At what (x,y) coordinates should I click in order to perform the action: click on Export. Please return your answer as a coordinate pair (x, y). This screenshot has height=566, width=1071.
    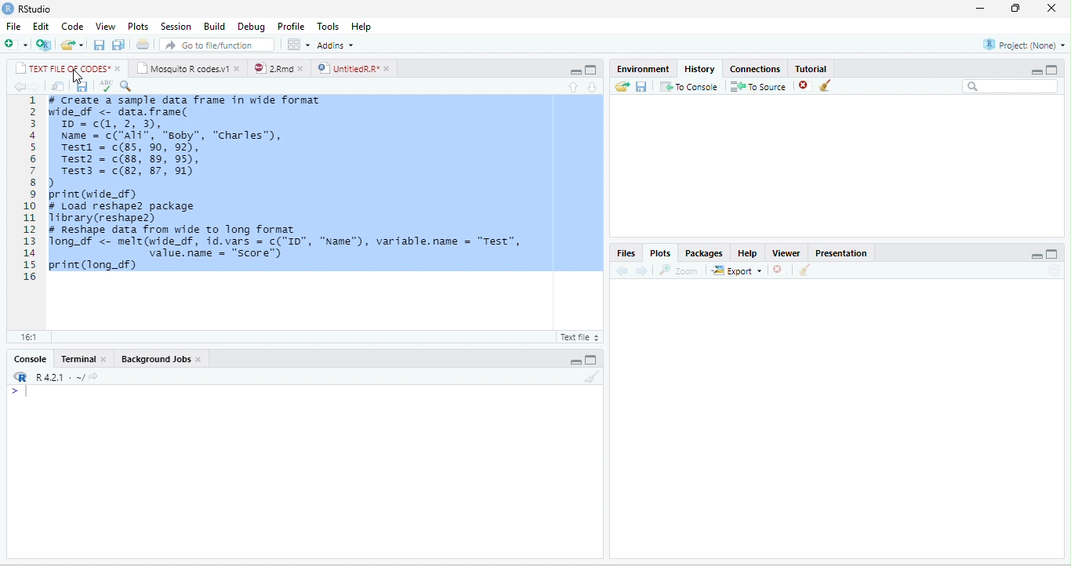
    Looking at the image, I should click on (737, 270).